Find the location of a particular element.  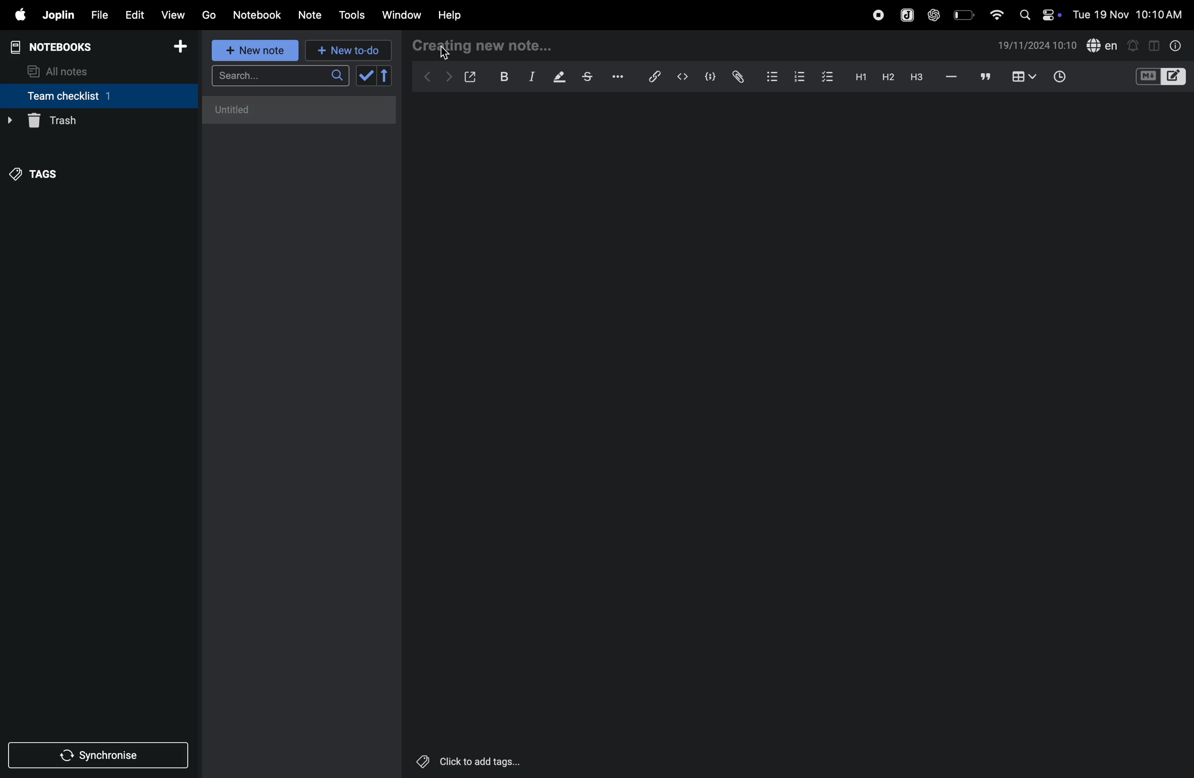

heading 3 is located at coordinates (916, 77).